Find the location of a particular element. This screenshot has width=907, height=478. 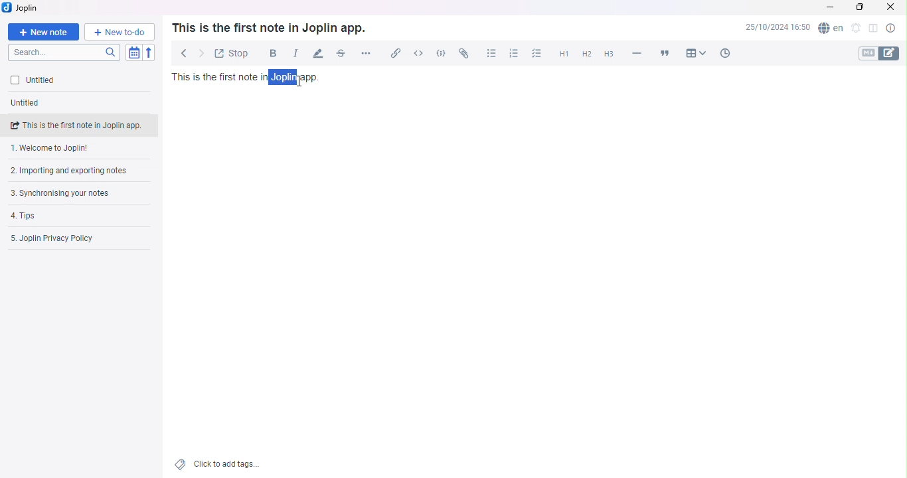

Untitled is located at coordinates (62, 81).